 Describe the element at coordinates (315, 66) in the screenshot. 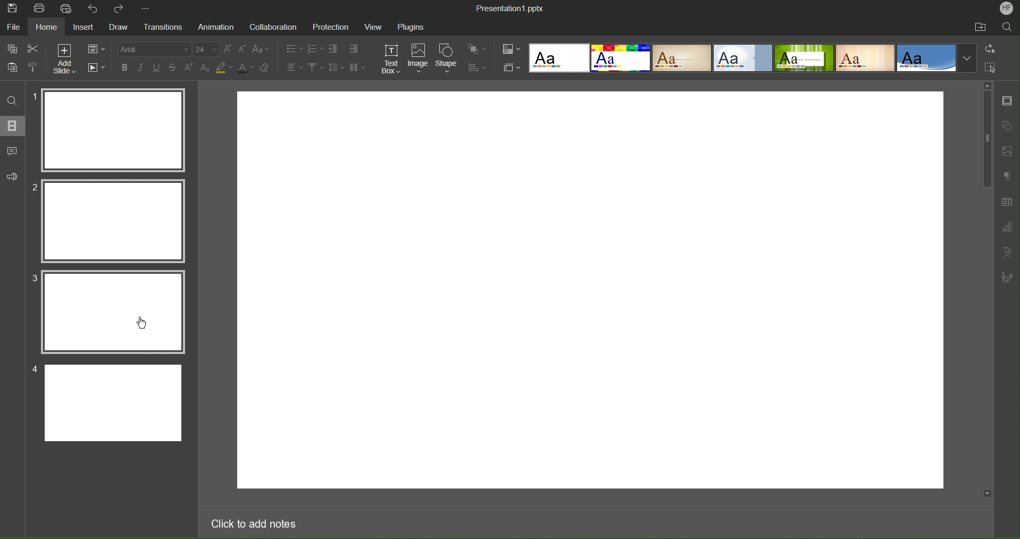

I see `Vertical Align` at that location.